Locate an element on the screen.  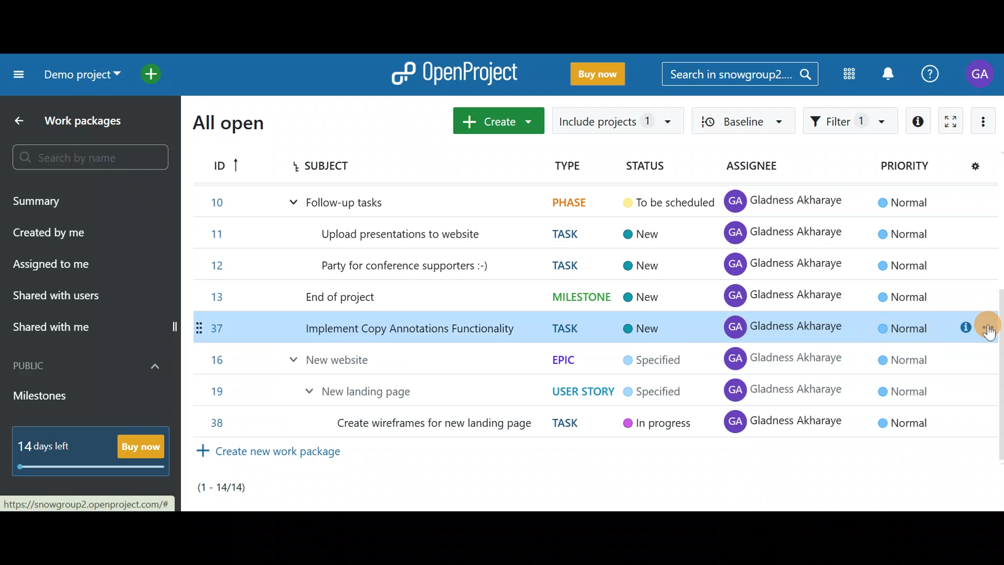
12 is located at coordinates (210, 266).